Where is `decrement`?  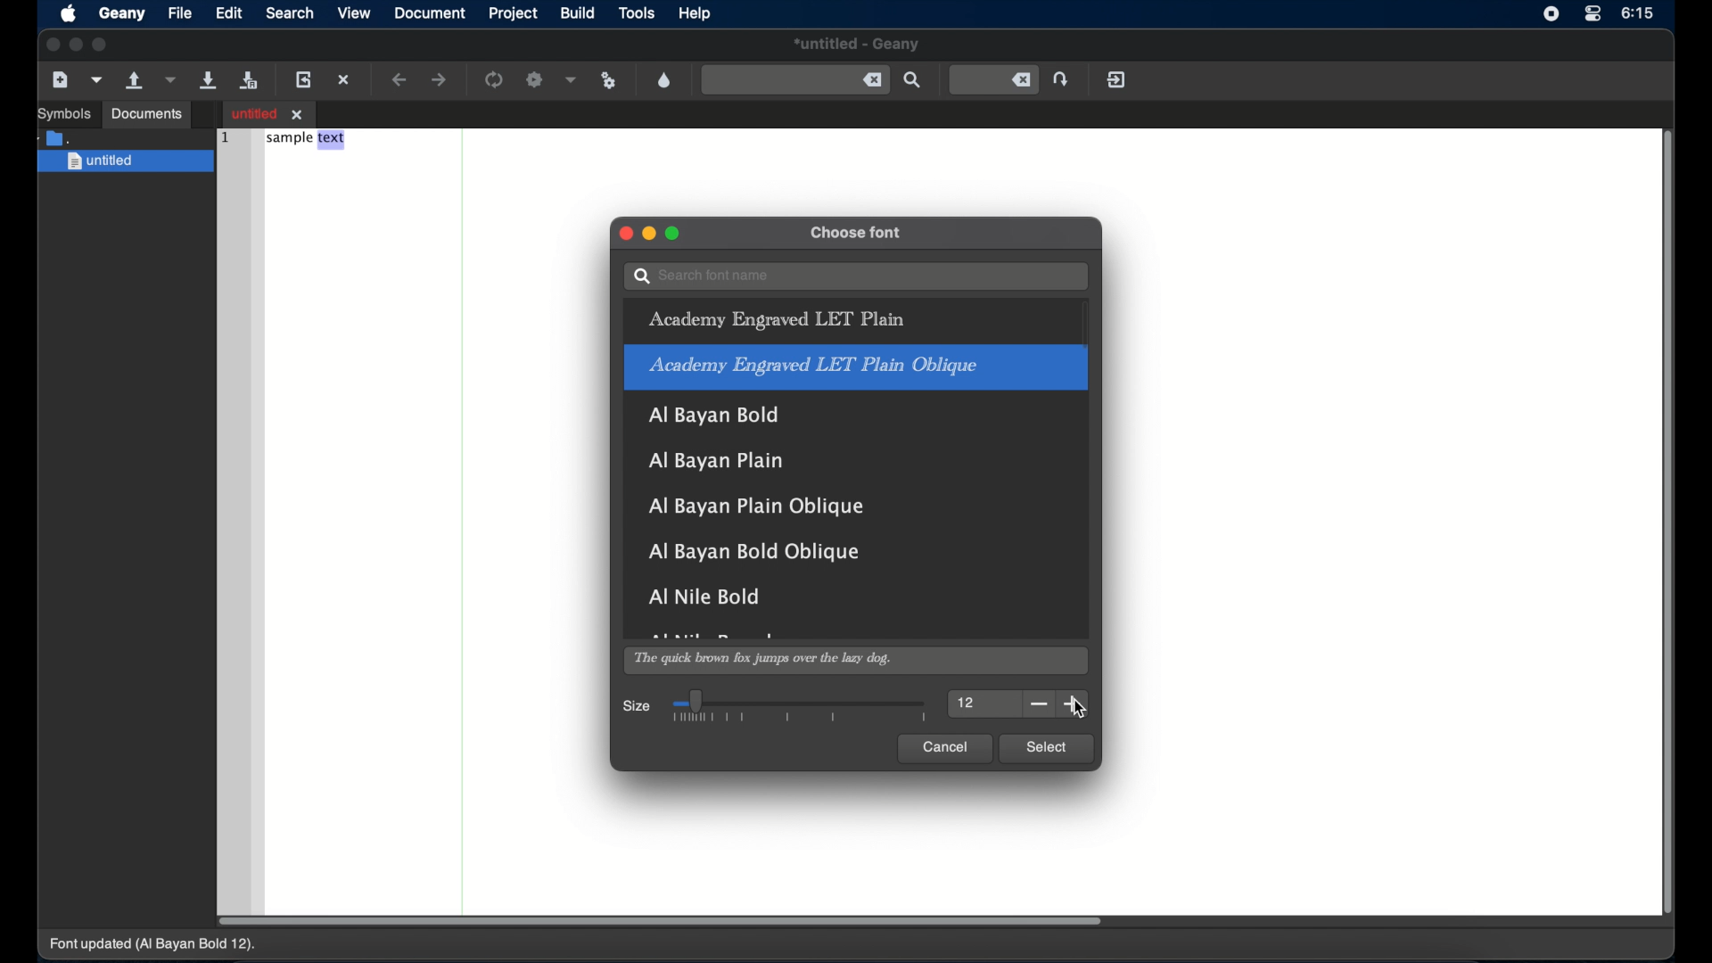 decrement is located at coordinates (1040, 704).